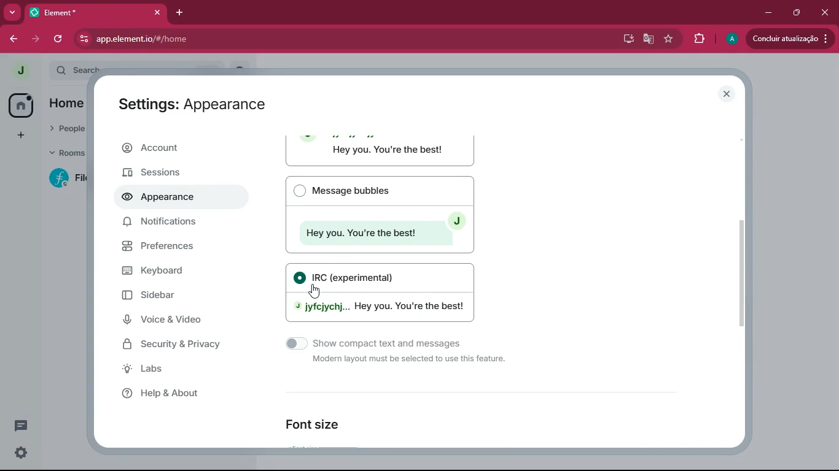  I want to click on desktop, so click(626, 39).